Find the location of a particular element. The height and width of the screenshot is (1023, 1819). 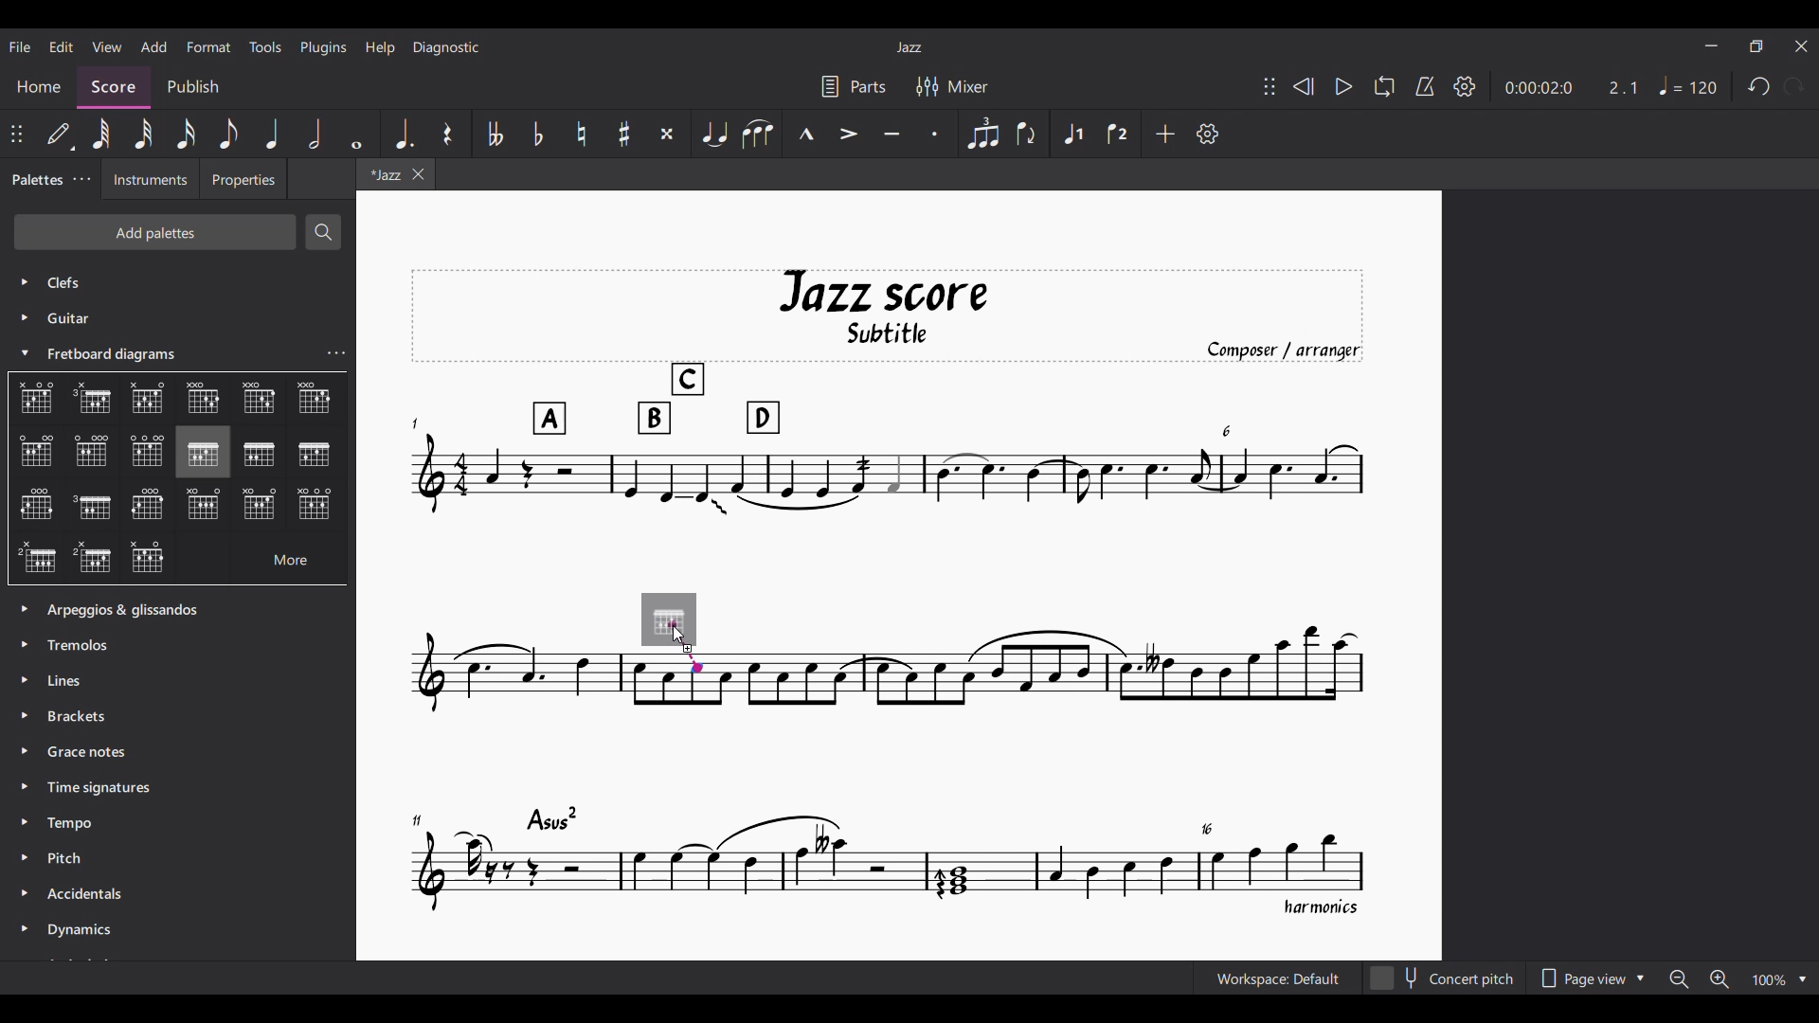

Augmentation dot is located at coordinates (403, 133).